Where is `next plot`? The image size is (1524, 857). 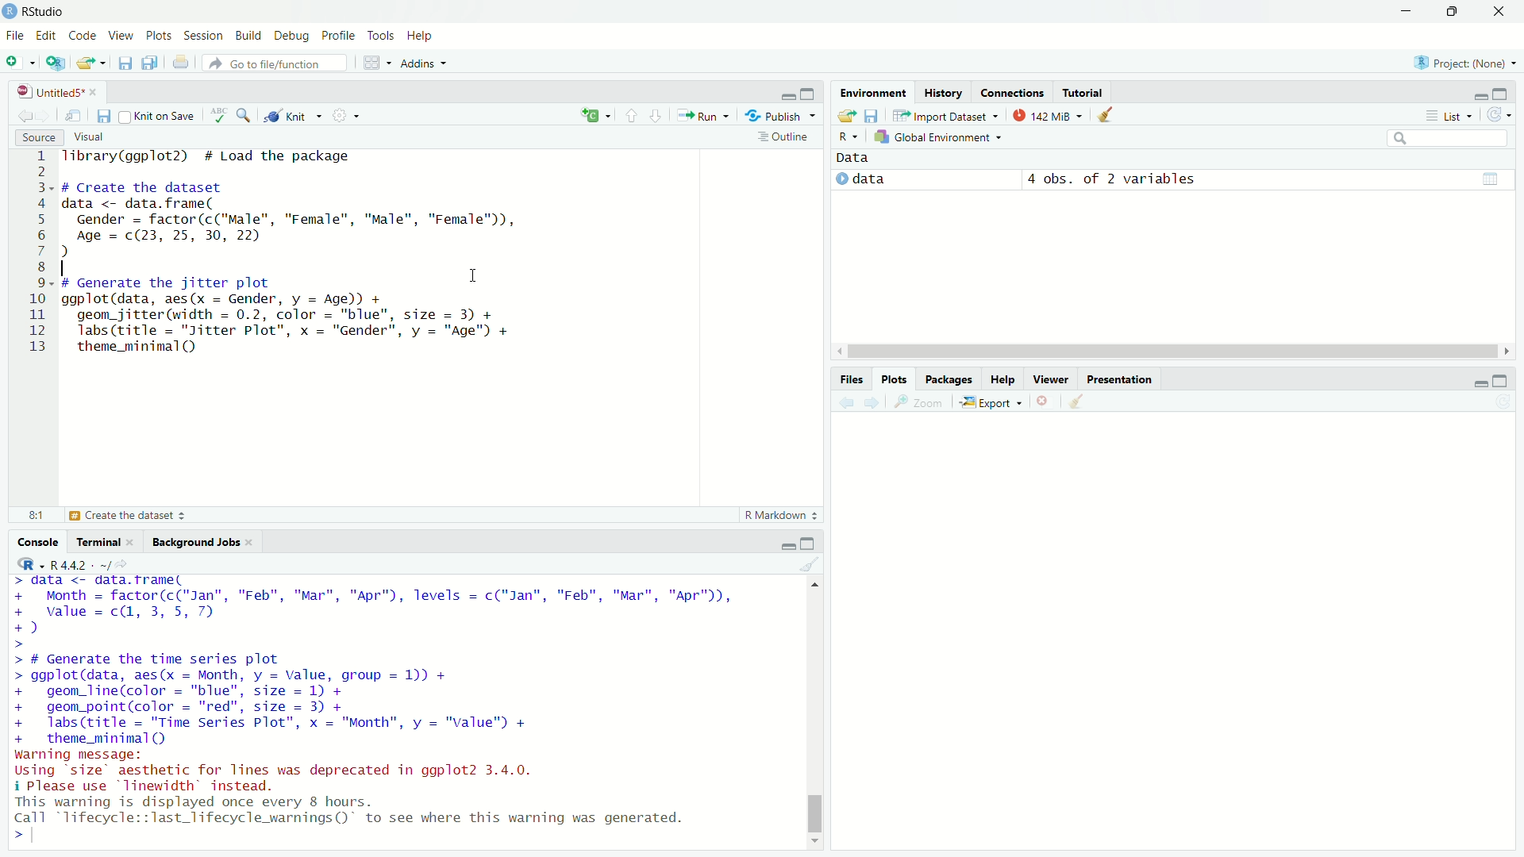 next plot is located at coordinates (874, 403).